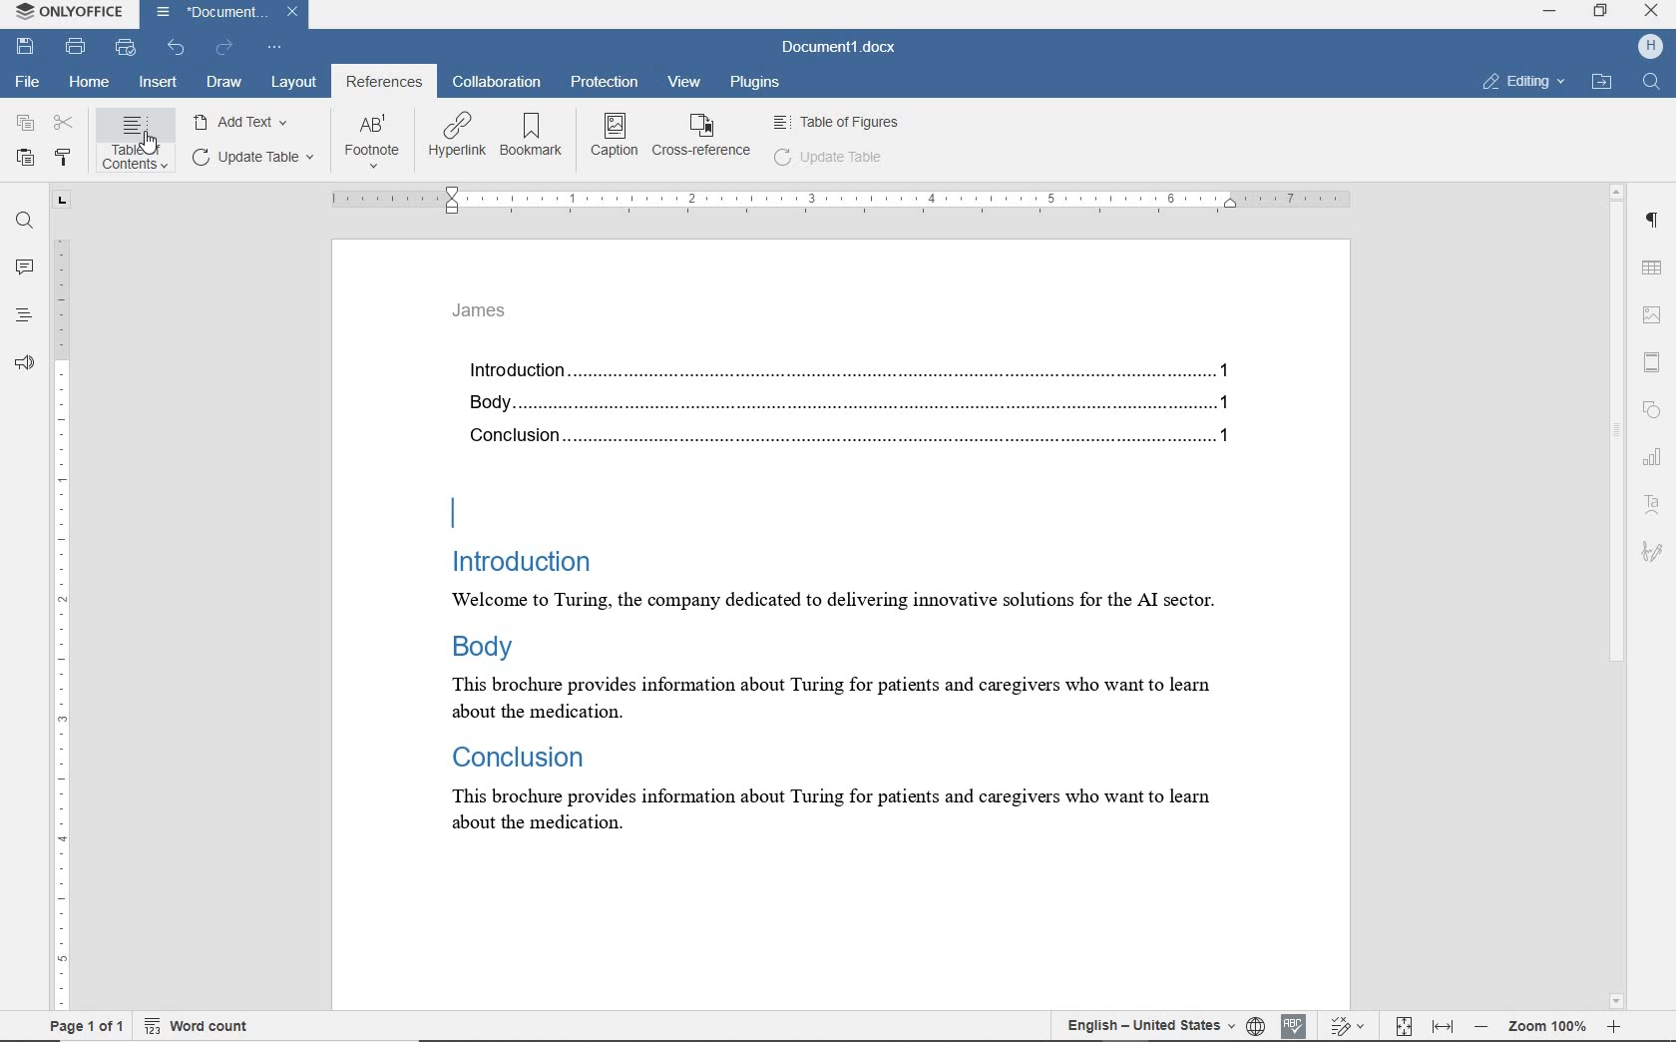 Image resolution: width=1676 pixels, height=1042 pixels. What do you see at coordinates (1349, 1026) in the screenshot?
I see `track changes` at bounding box center [1349, 1026].